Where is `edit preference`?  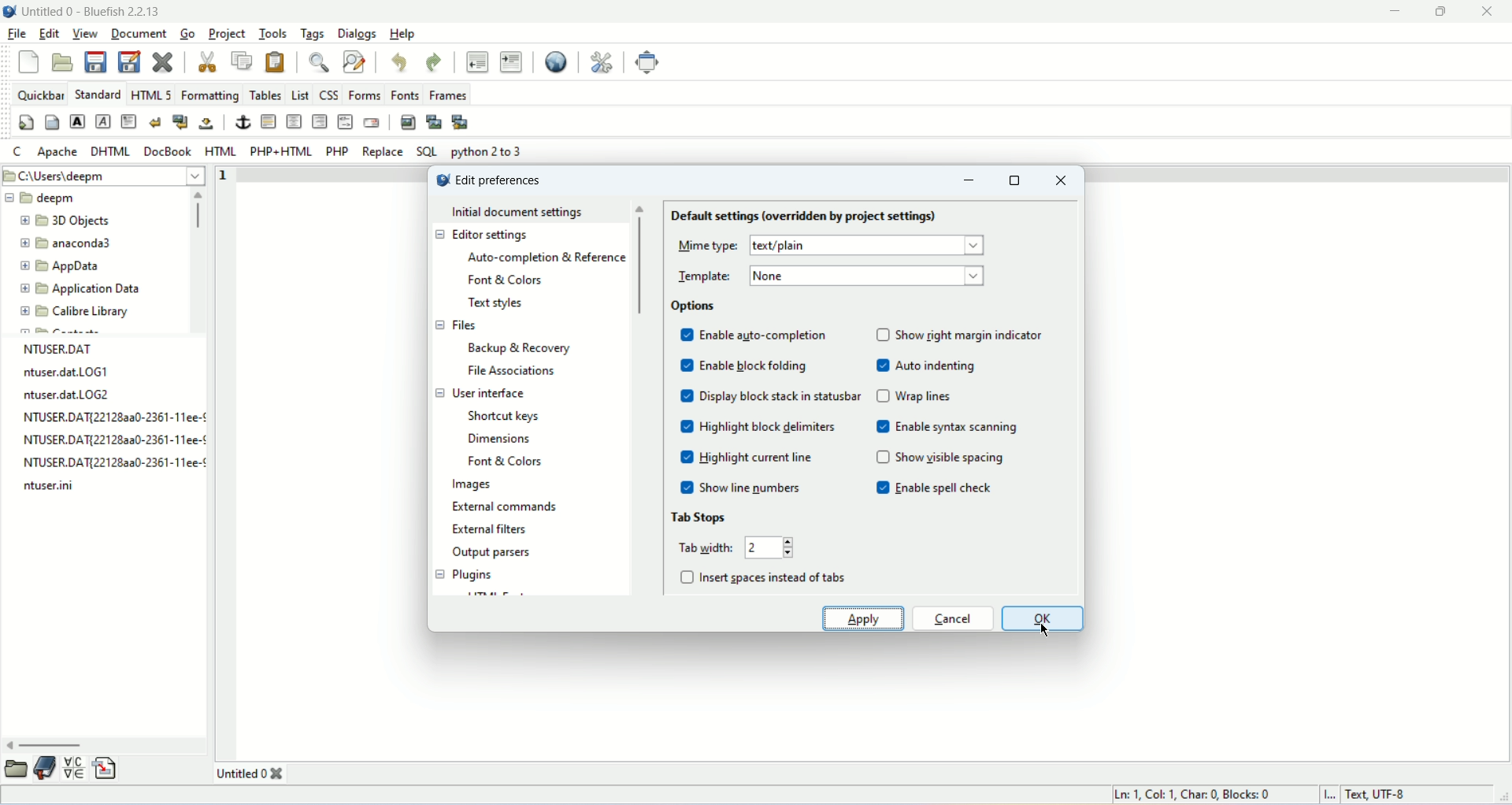
edit preference is located at coordinates (500, 183).